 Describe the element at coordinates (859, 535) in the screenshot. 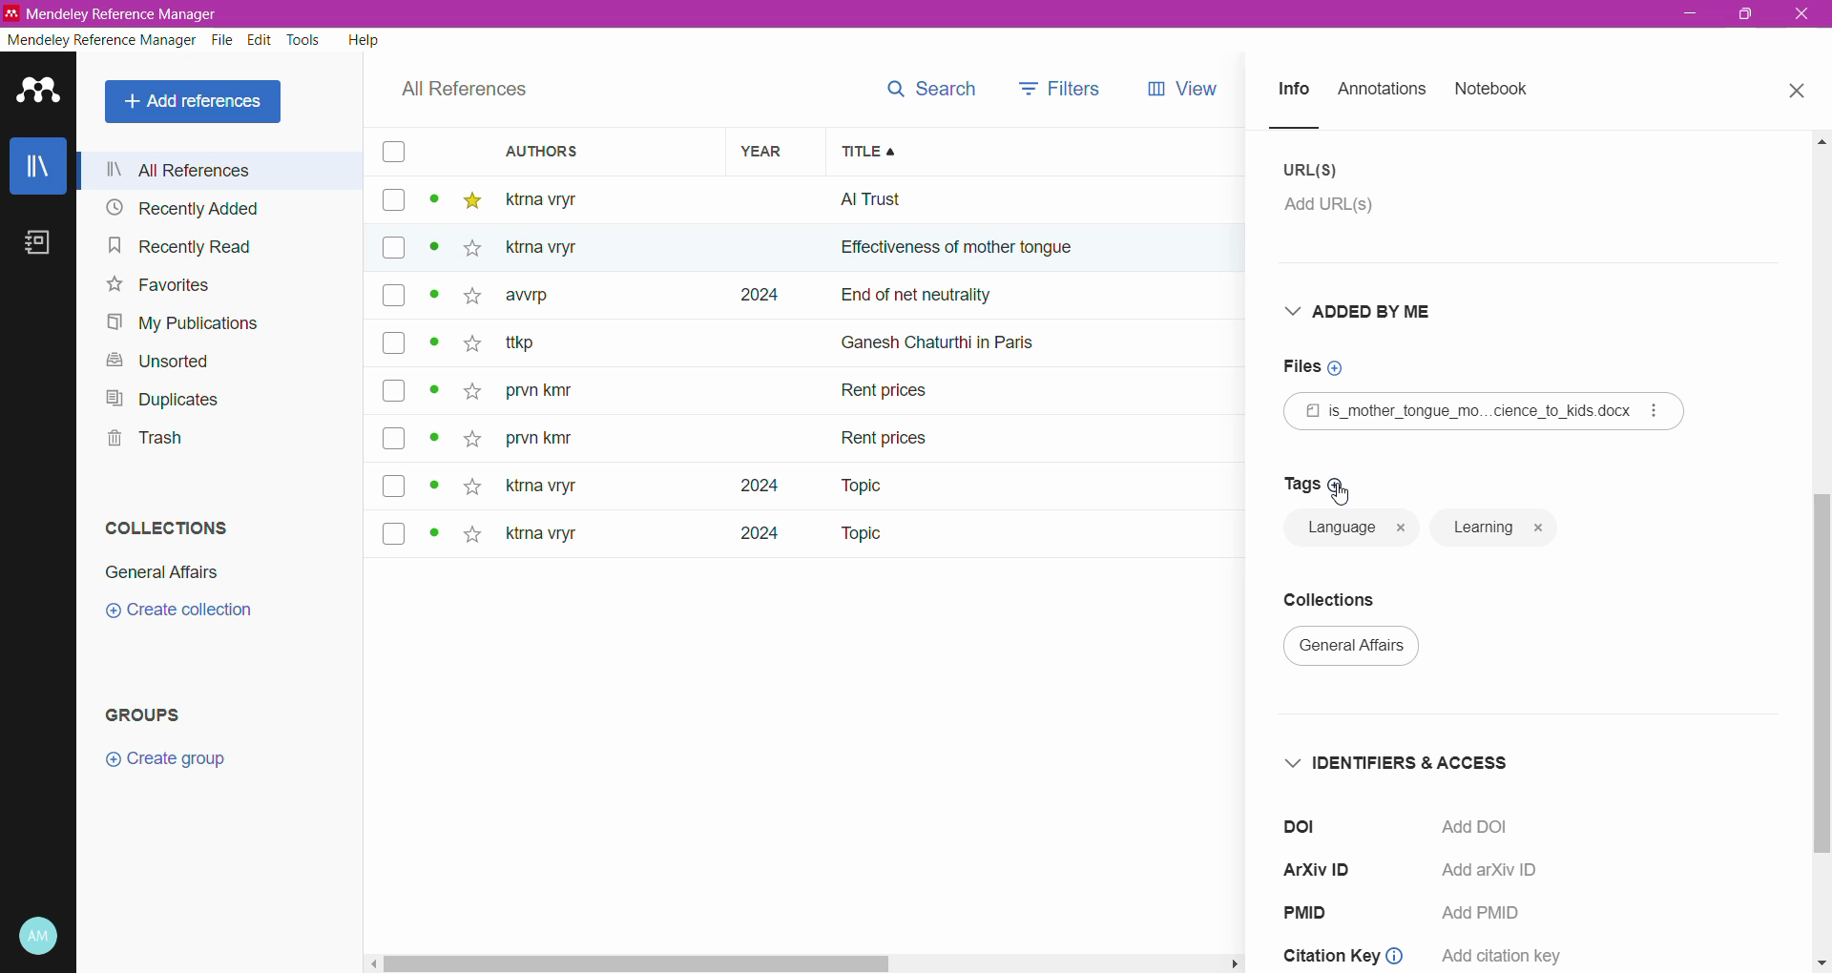

I see `Topic` at that location.